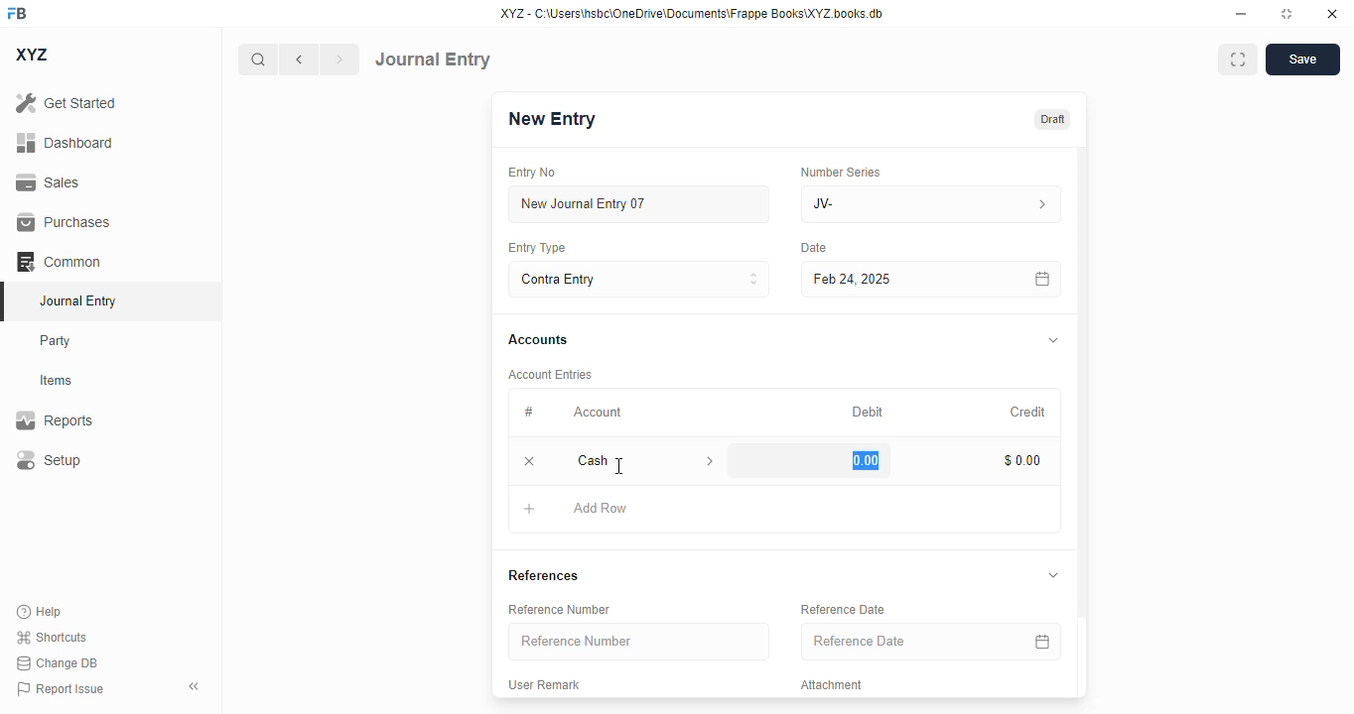 The height and width of the screenshot is (714, 1354). Describe the element at coordinates (1332, 14) in the screenshot. I see `close` at that location.